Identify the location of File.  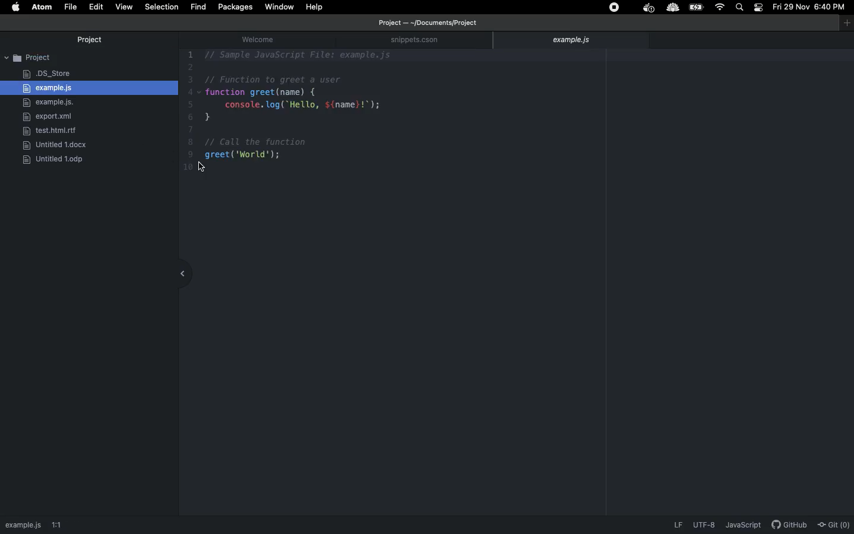
(71, 7).